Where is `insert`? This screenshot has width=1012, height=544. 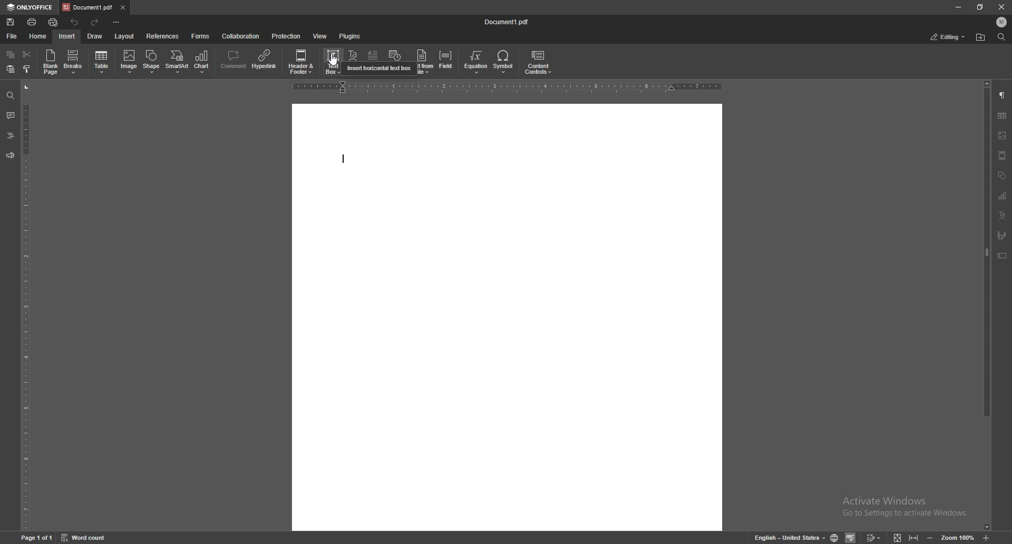 insert is located at coordinates (67, 36).